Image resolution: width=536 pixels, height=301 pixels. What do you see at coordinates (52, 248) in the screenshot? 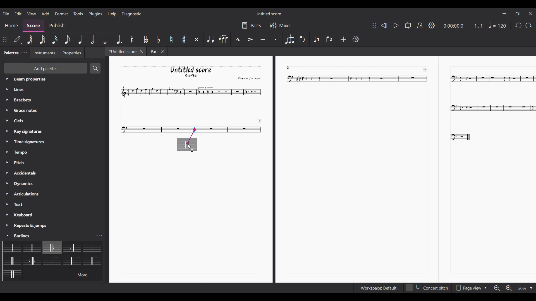
I see `Selected barline highlighted` at bounding box center [52, 248].